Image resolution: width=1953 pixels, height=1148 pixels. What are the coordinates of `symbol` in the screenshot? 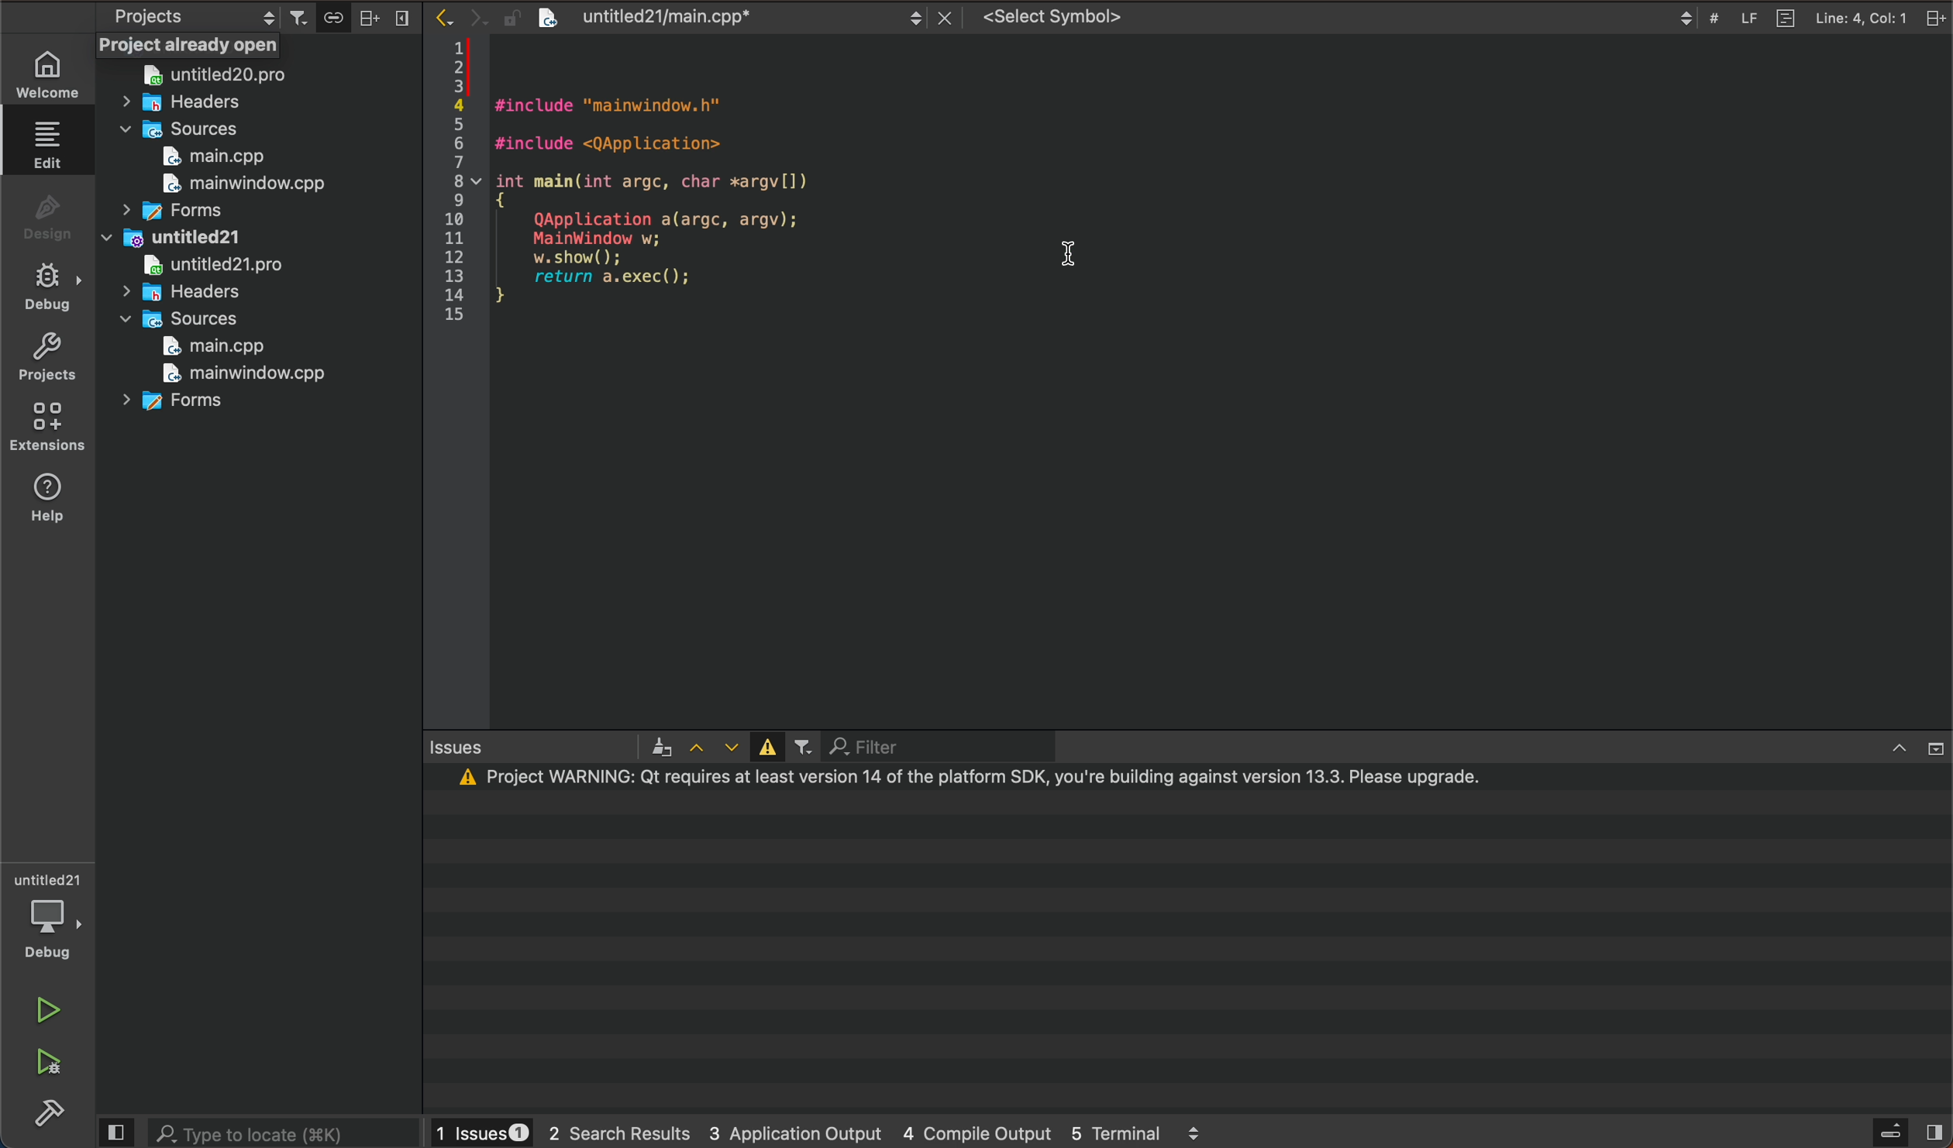 It's located at (1338, 19).